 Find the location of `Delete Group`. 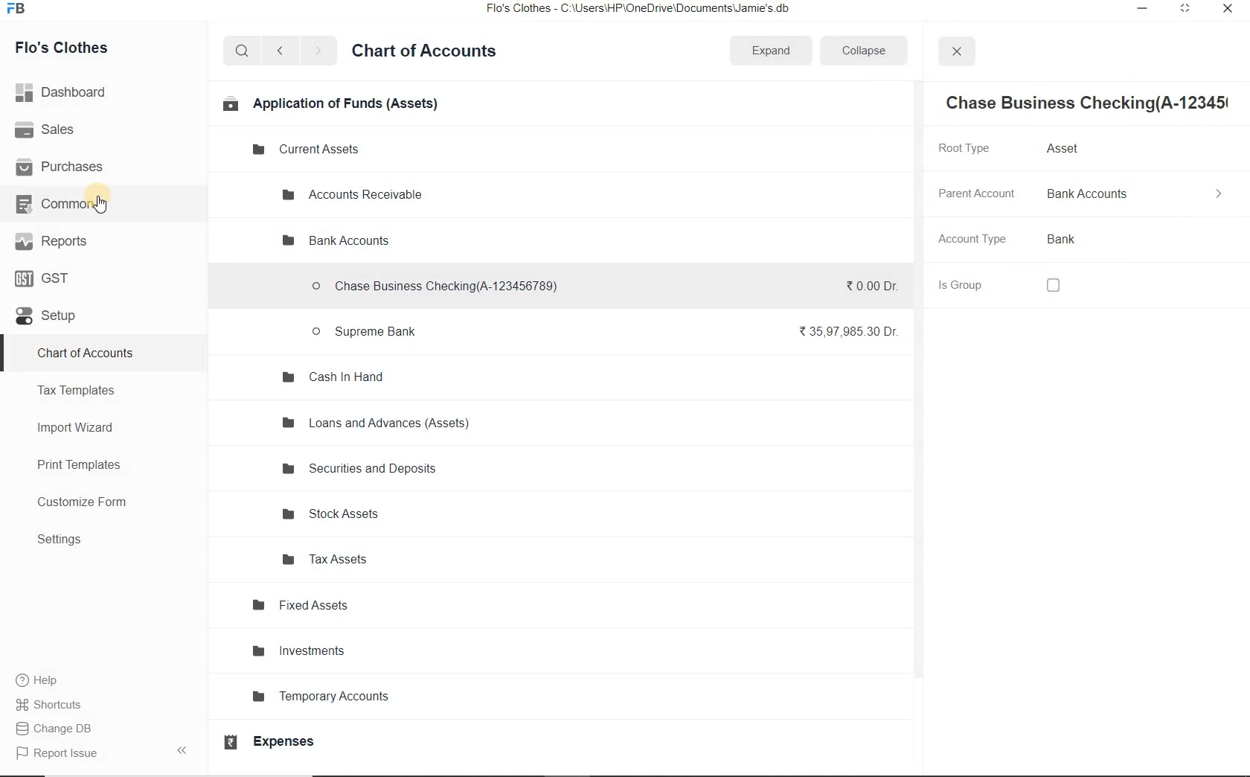

Delete Group is located at coordinates (572, 240).